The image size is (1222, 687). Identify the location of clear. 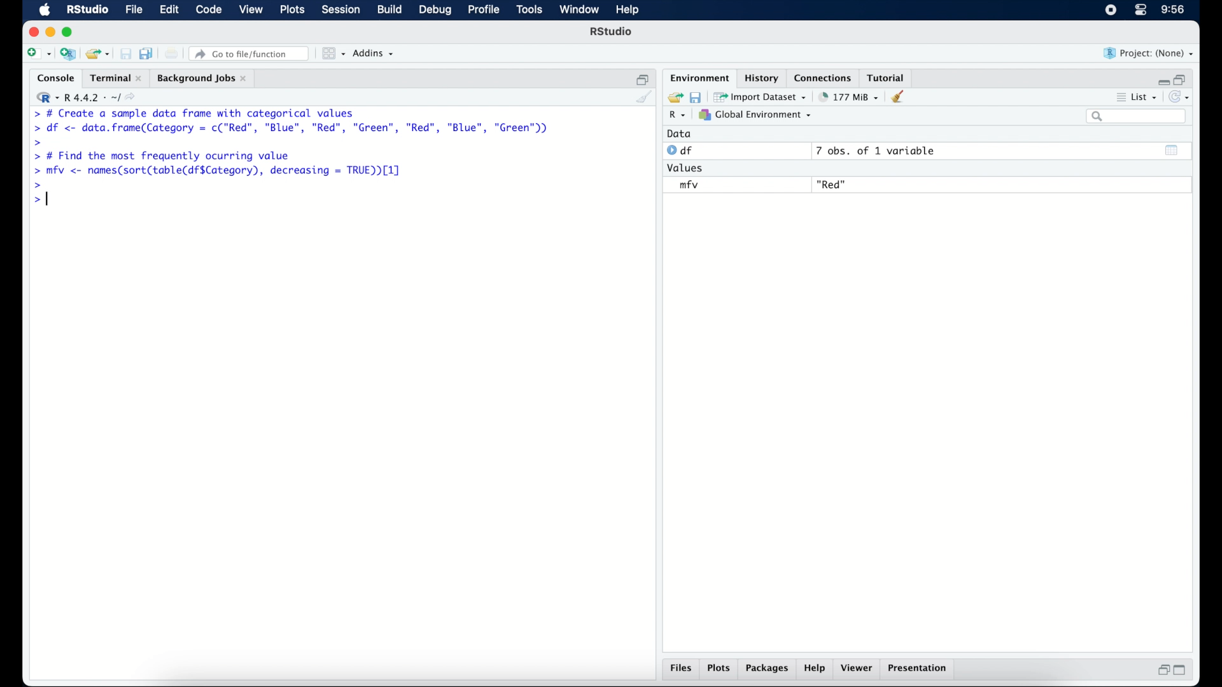
(902, 97).